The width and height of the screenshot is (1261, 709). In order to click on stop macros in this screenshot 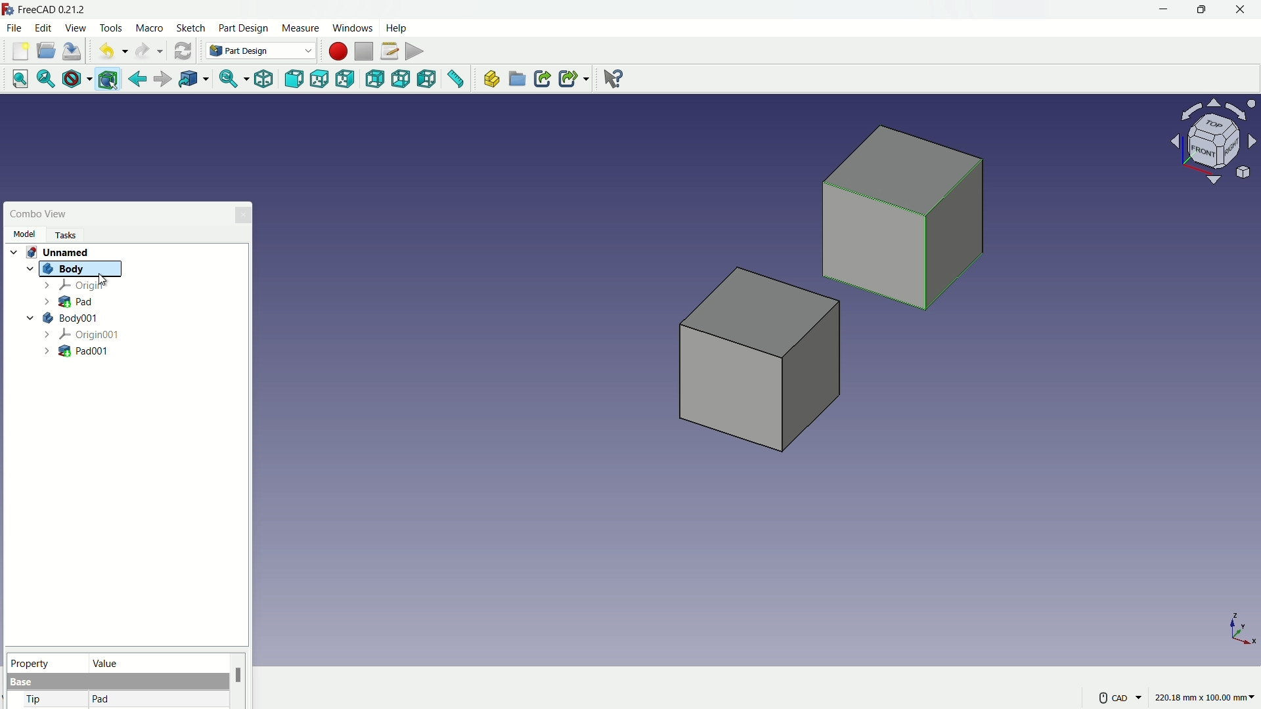, I will do `click(364, 52)`.